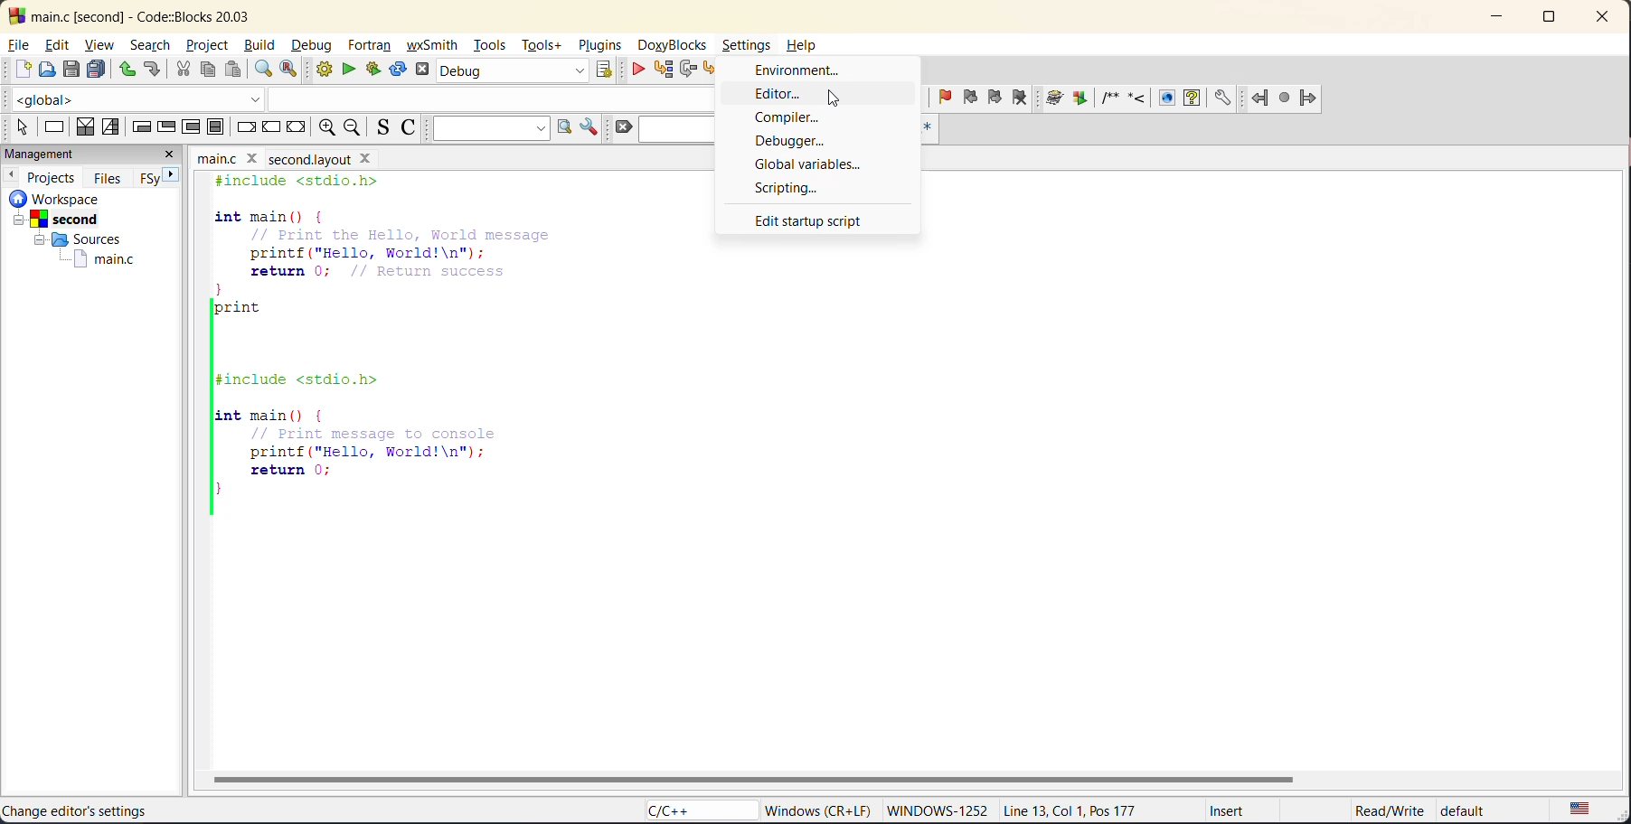  Describe the element at coordinates (160, 14) in the screenshot. I see `app name and file name` at that location.